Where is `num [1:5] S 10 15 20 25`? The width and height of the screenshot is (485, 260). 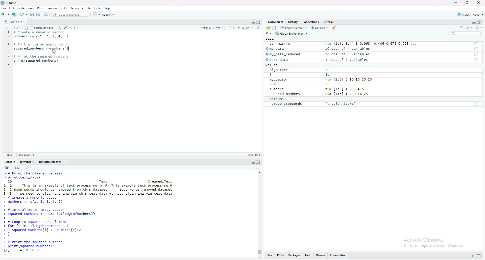 num [1:5] S 10 15 20 25 is located at coordinates (349, 80).